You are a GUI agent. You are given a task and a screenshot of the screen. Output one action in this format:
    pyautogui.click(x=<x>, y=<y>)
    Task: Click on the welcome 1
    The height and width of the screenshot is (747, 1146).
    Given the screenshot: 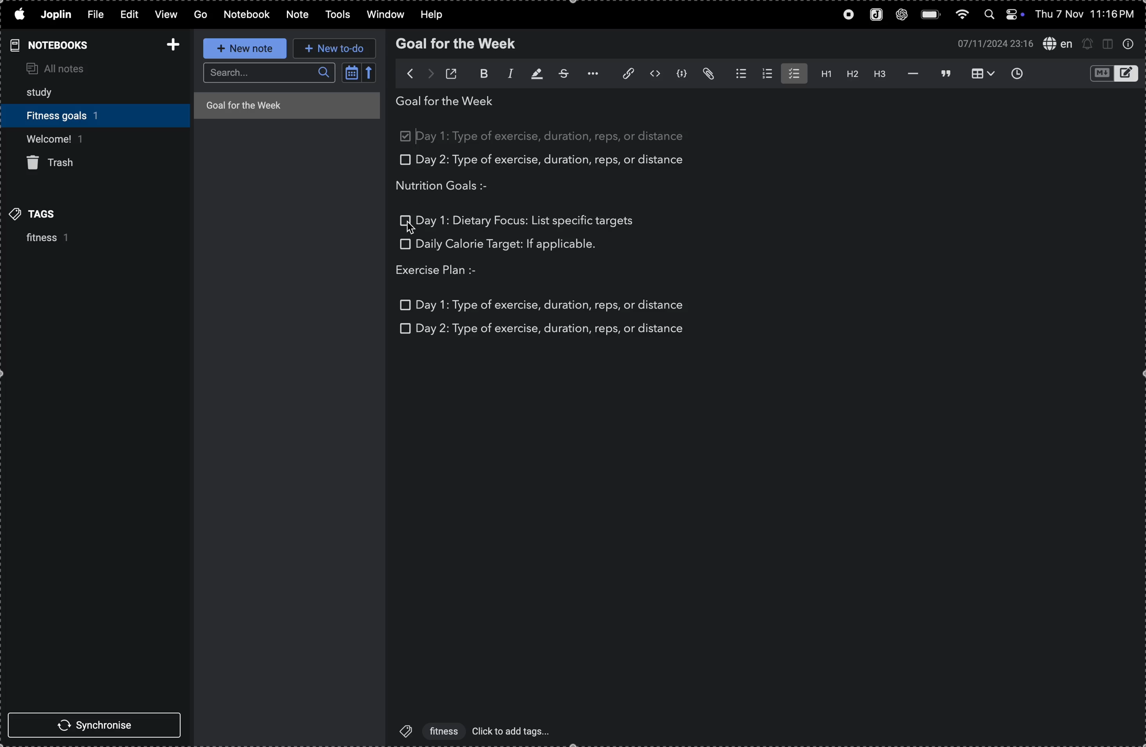 What is the action you would take?
    pyautogui.click(x=90, y=138)
    